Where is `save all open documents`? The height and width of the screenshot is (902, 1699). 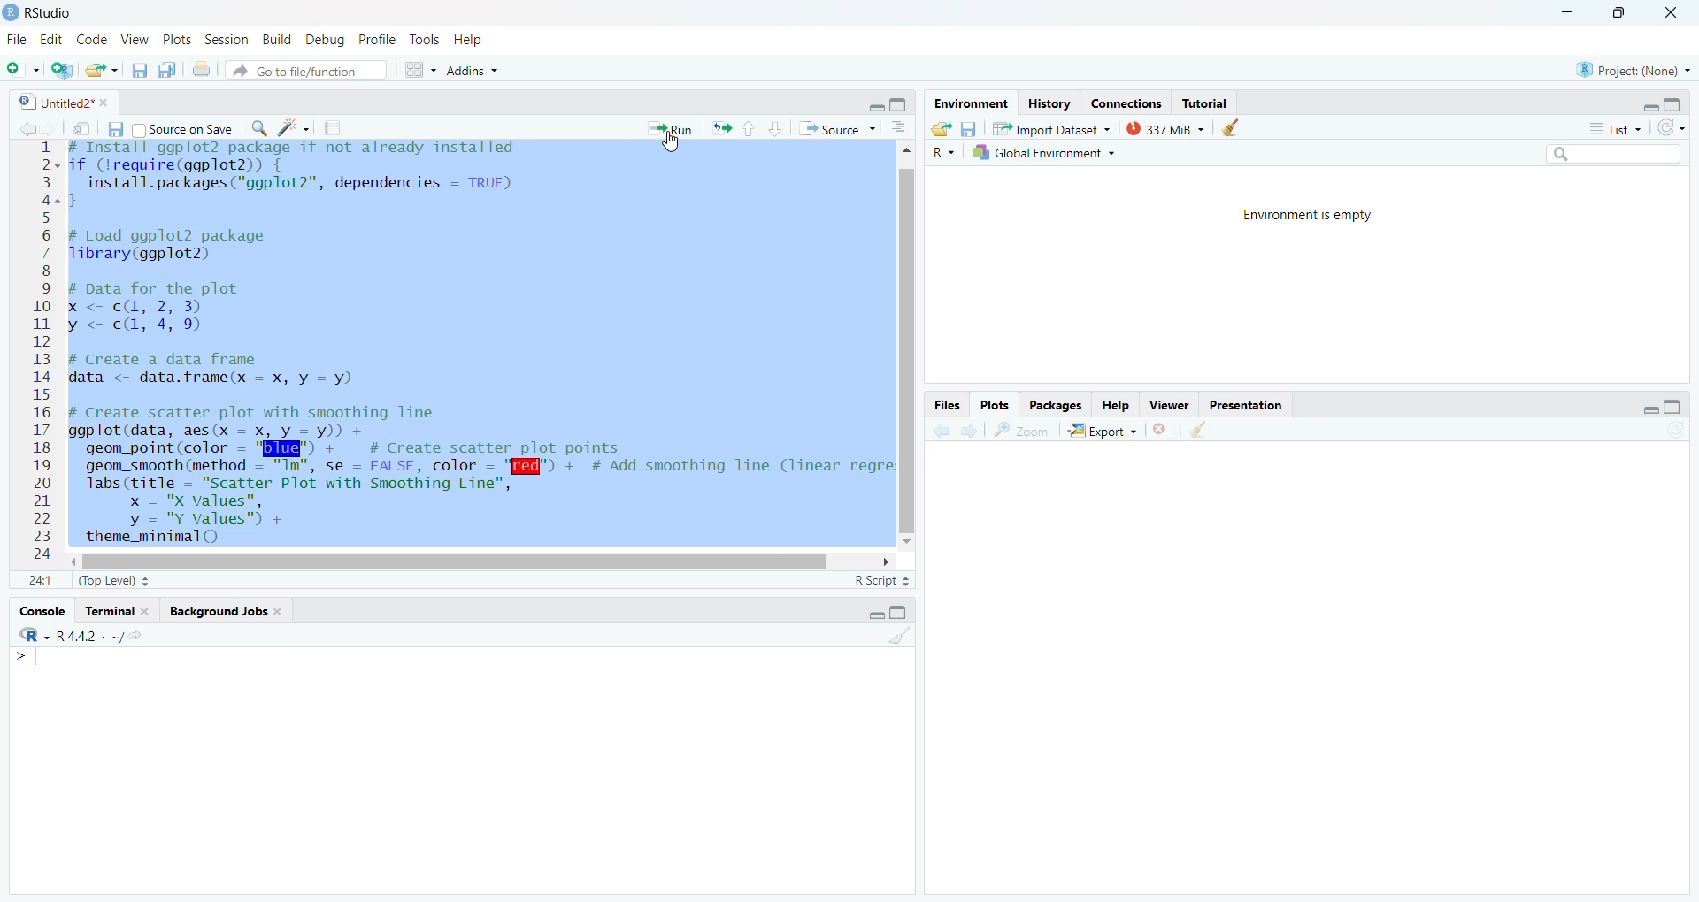 save all open documents is located at coordinates (167, 70).